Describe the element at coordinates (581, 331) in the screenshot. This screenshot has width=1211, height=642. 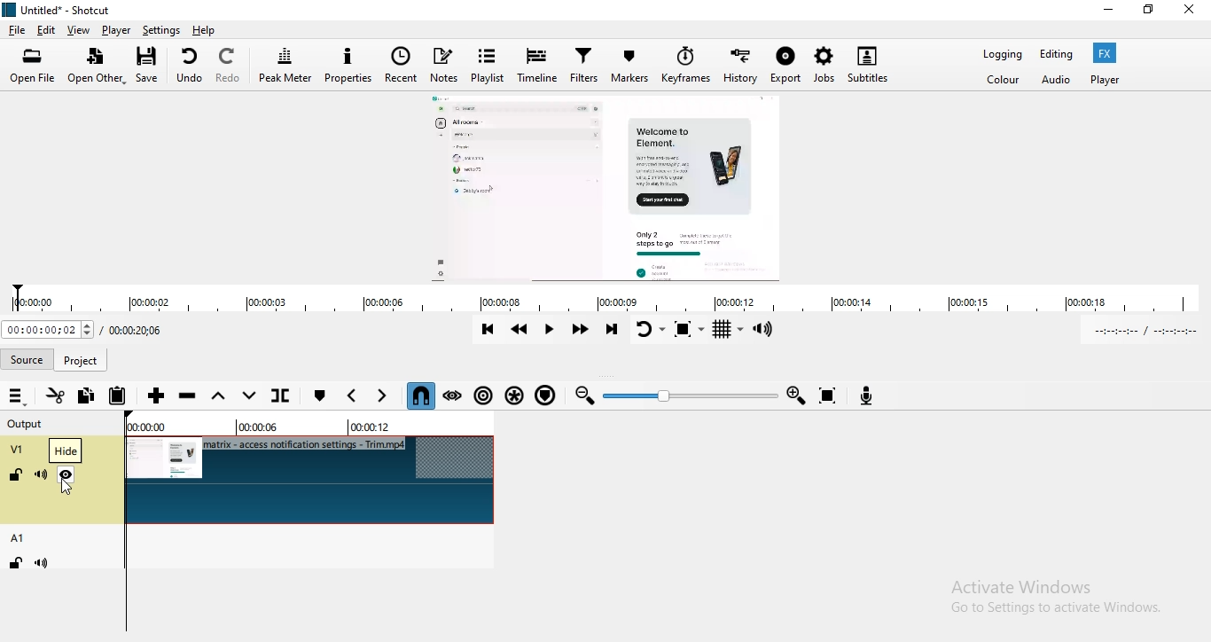
I see `Play quickly forward` at that location.